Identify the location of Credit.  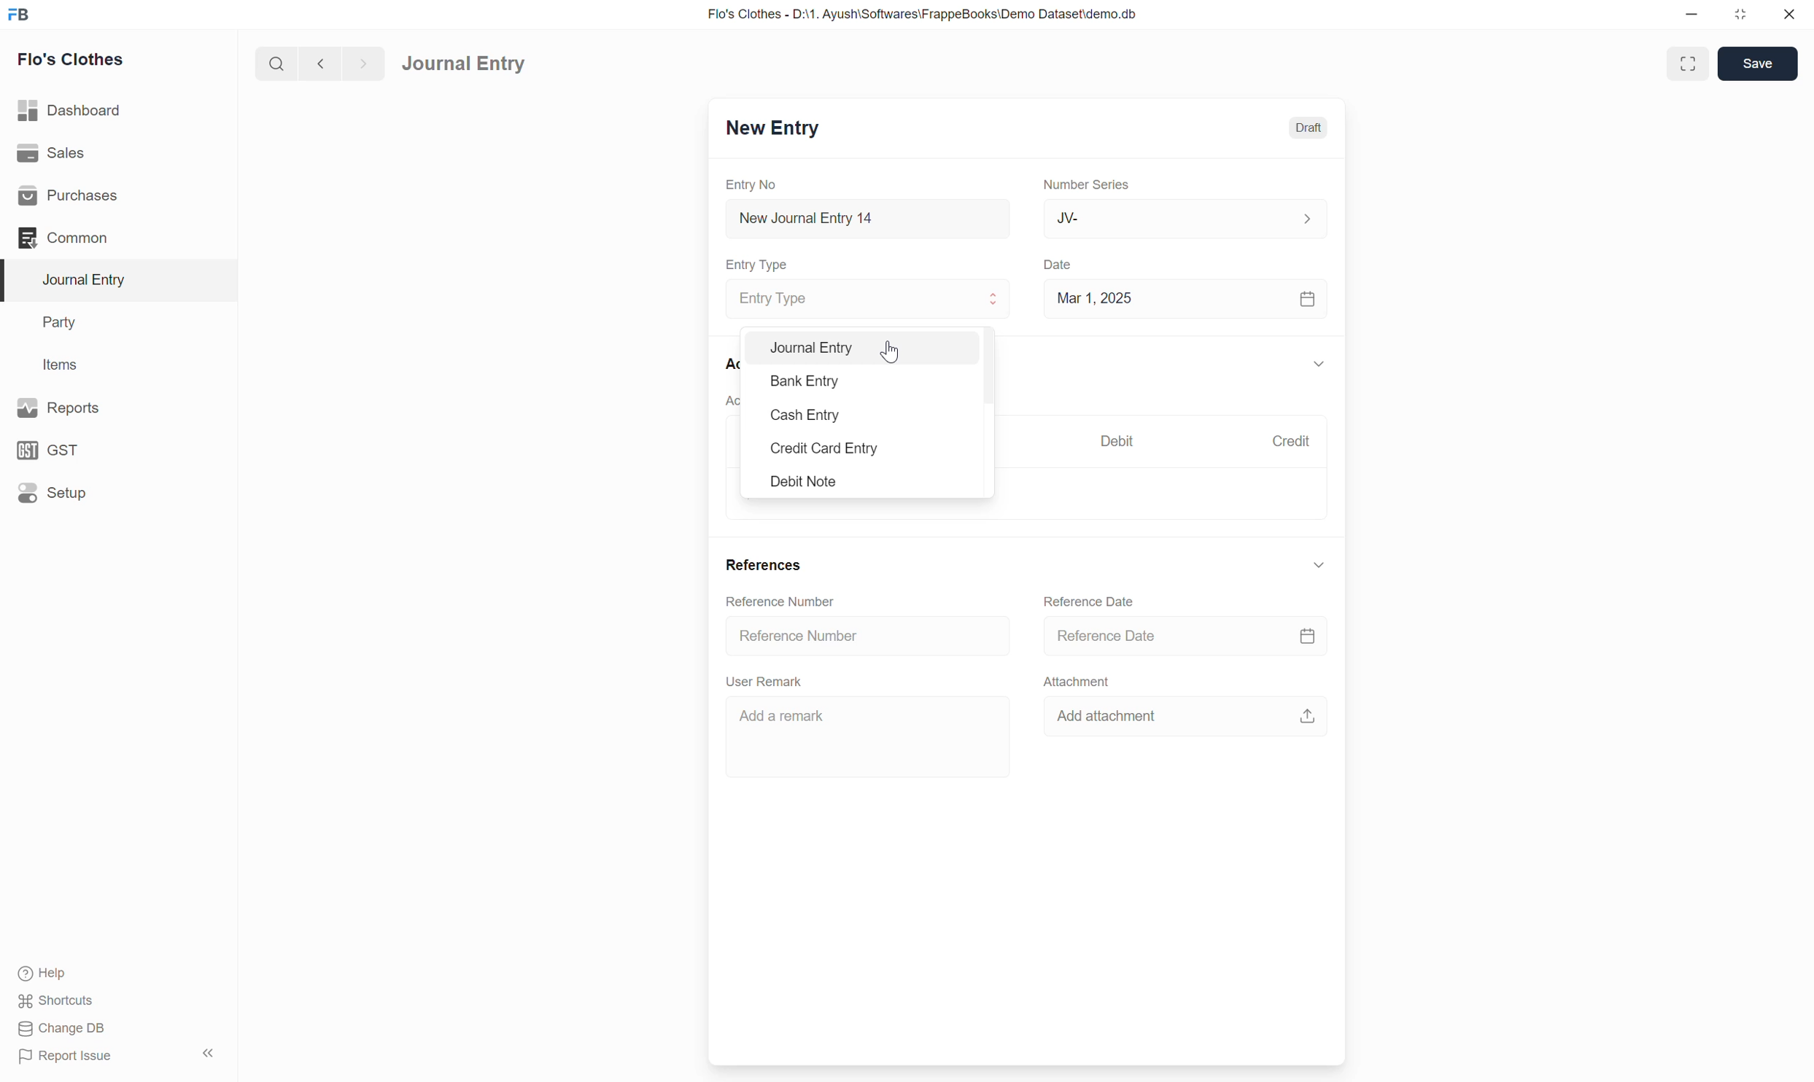
(1290, 440).